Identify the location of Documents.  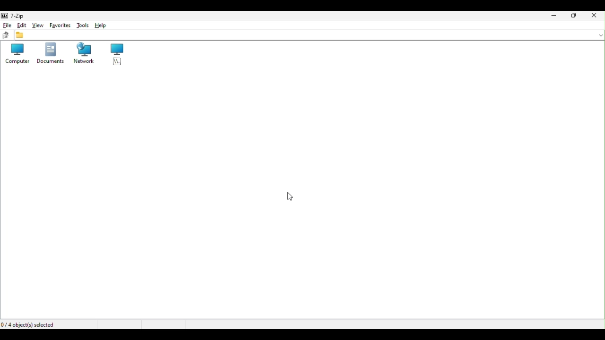
(50, 53).